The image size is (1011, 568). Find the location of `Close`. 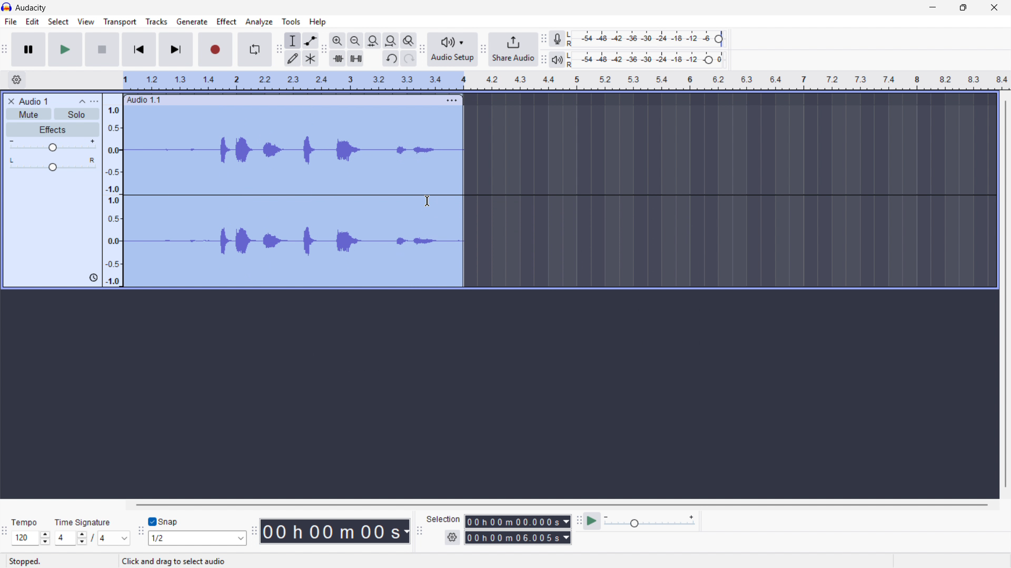

Close is located at coordinates (995, 8).